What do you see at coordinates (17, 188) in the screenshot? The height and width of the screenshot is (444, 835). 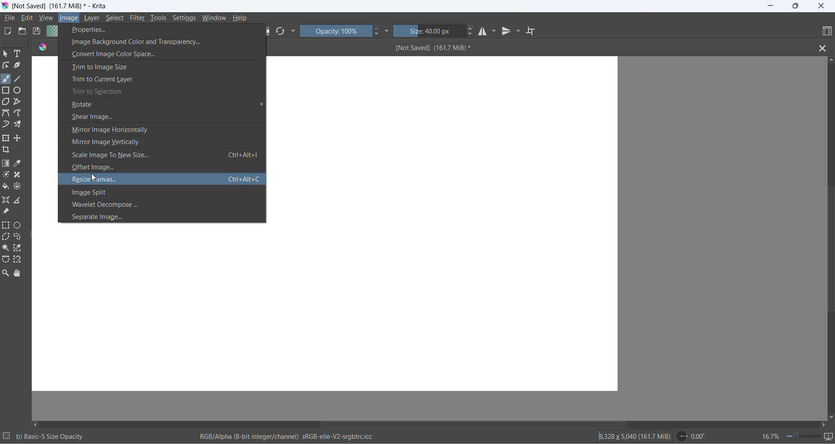 I see `enclose and fill tool` at bounding box center [17, 188].